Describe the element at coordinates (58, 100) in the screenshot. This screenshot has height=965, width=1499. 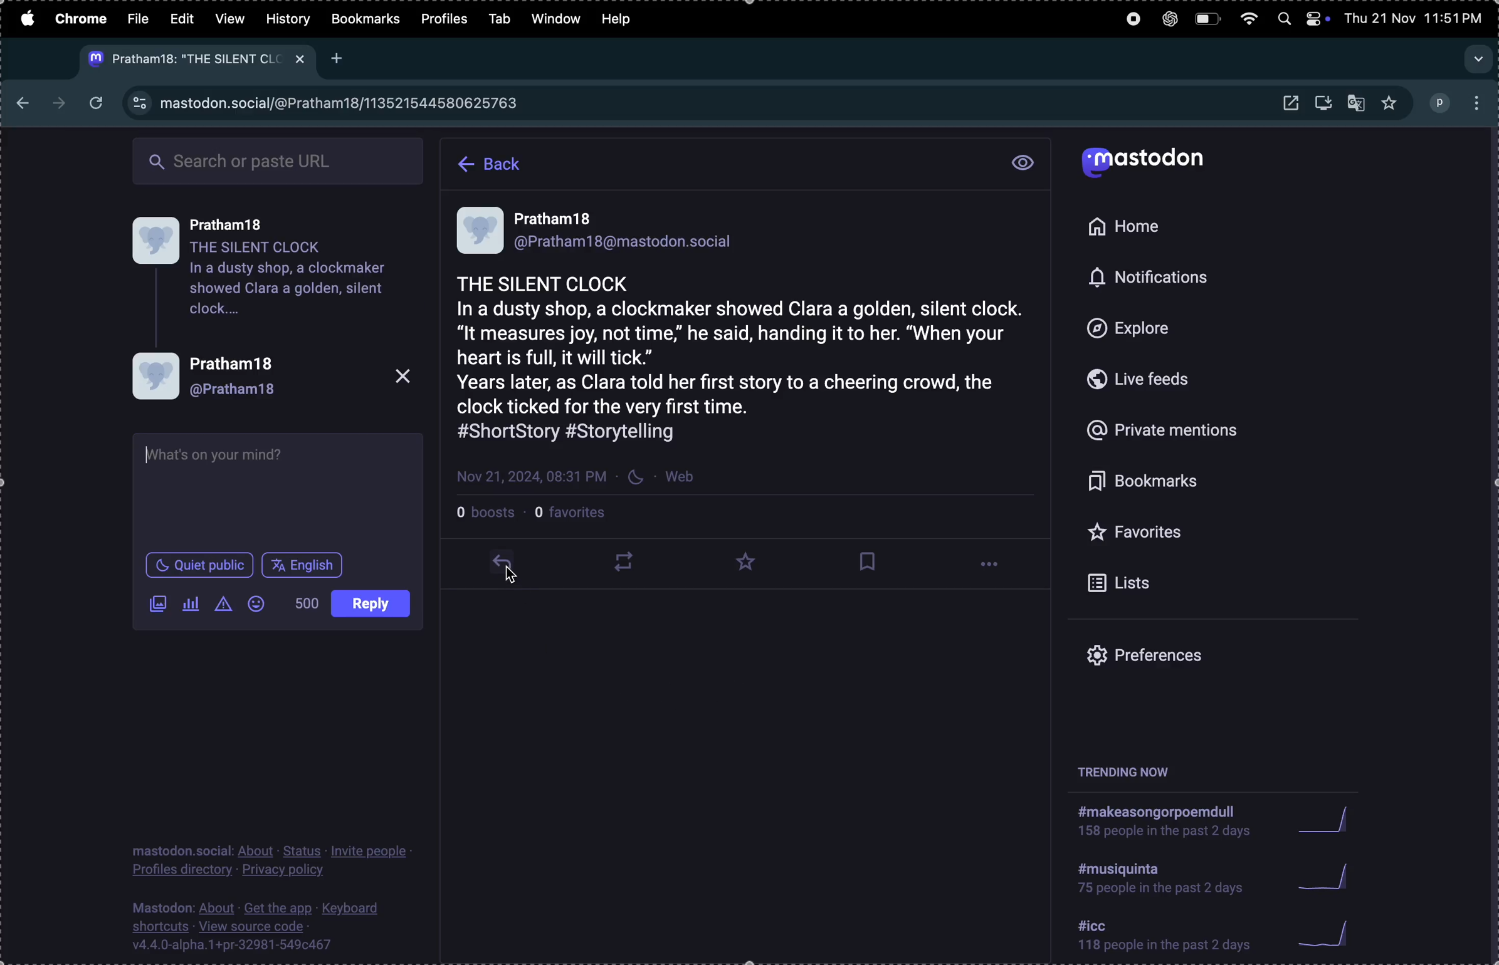
I see `next page` at that location.